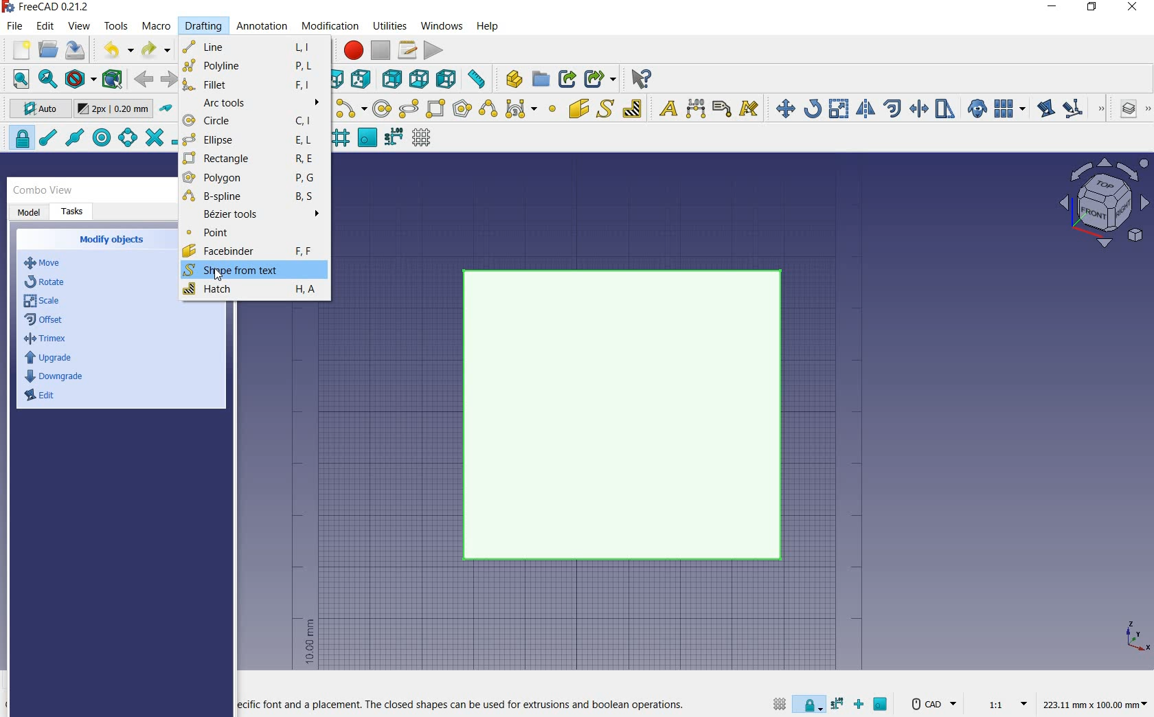 This screenshot has height=717, width=1154. What do you see at coordinates (487, 110) in the screenshot?
I see `b-spline` at bounding box center [487, 110].